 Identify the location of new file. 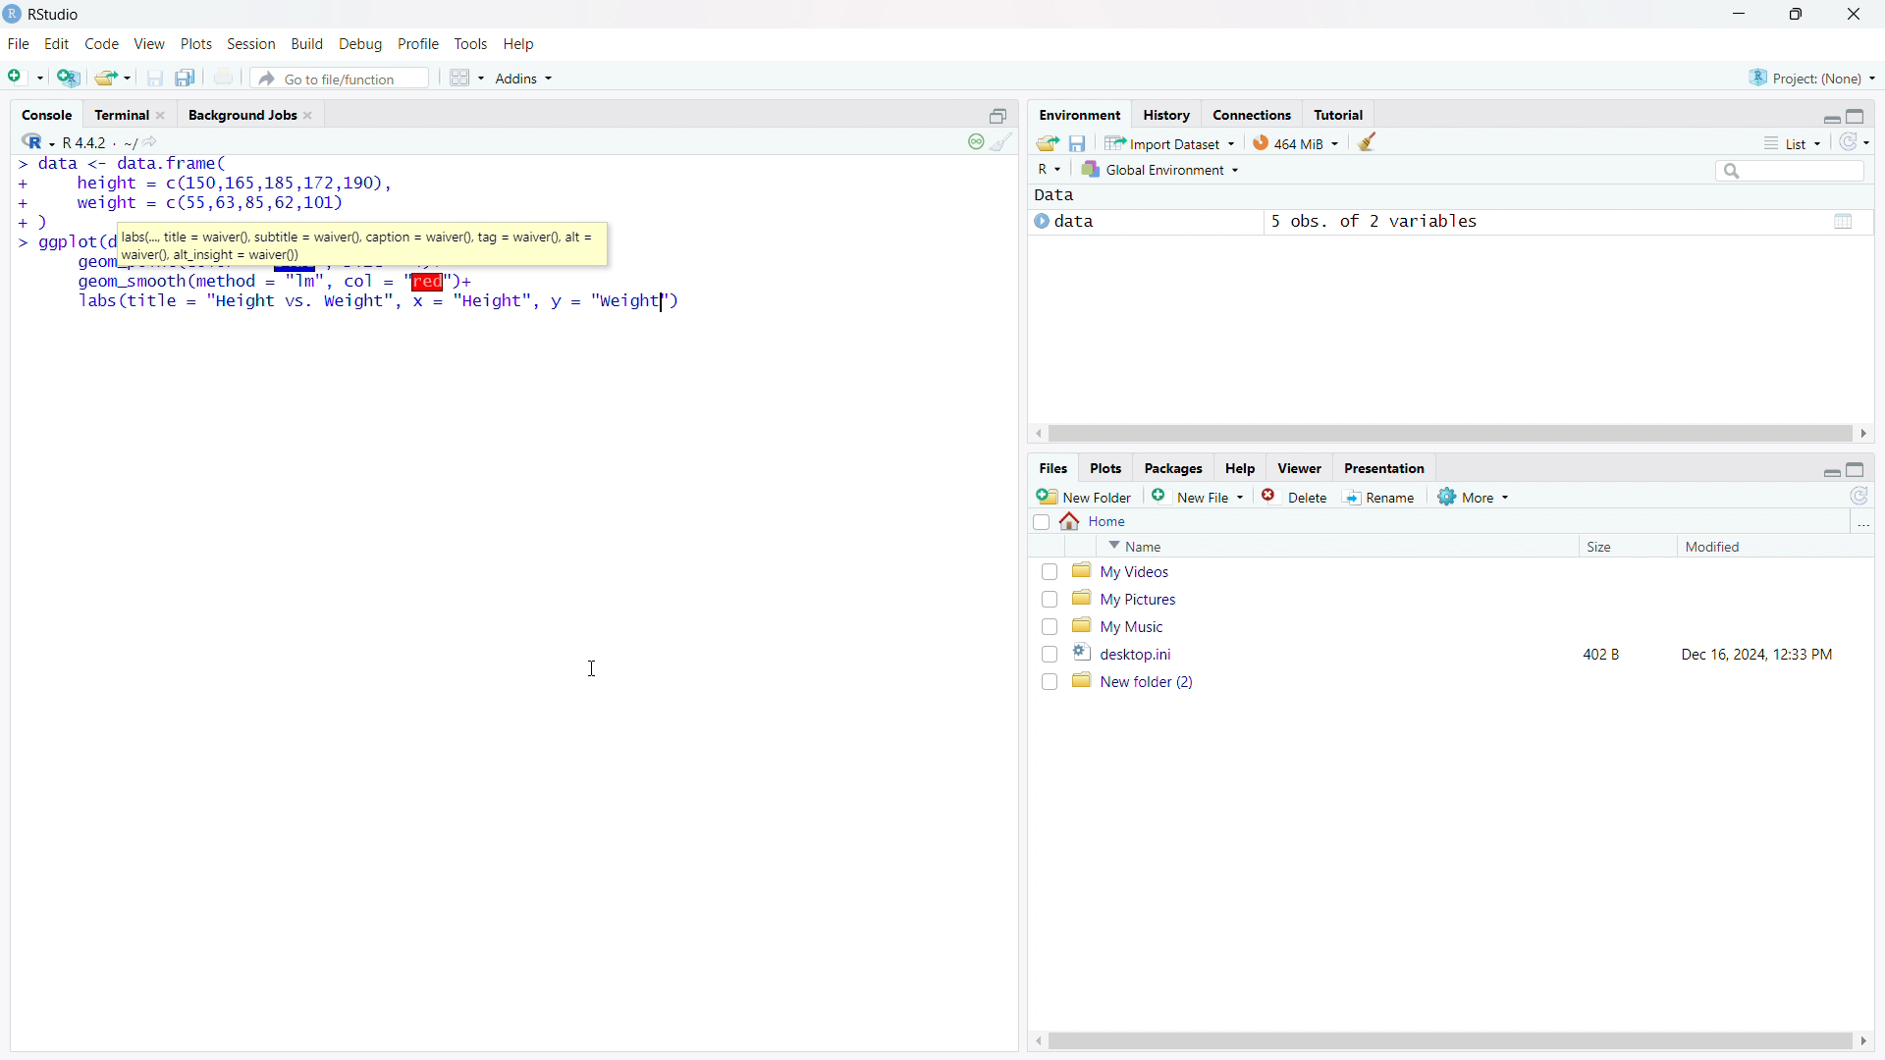
(26, 74).